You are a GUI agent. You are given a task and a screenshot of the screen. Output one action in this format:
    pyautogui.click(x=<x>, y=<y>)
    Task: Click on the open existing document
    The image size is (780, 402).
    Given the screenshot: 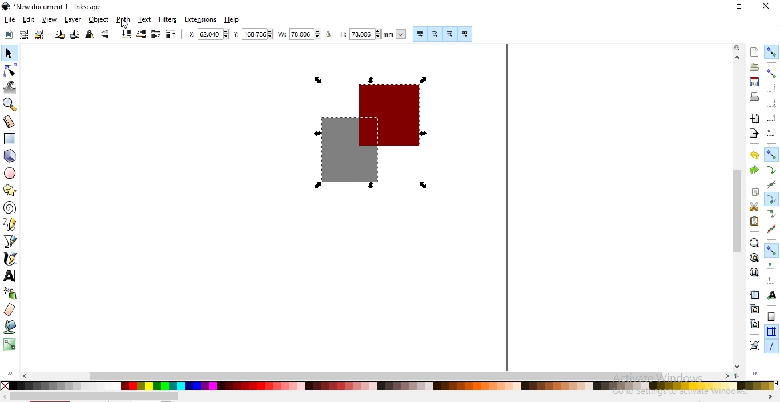 What is the action you would take?
    pyautogui.click(x=754, y=67)
    